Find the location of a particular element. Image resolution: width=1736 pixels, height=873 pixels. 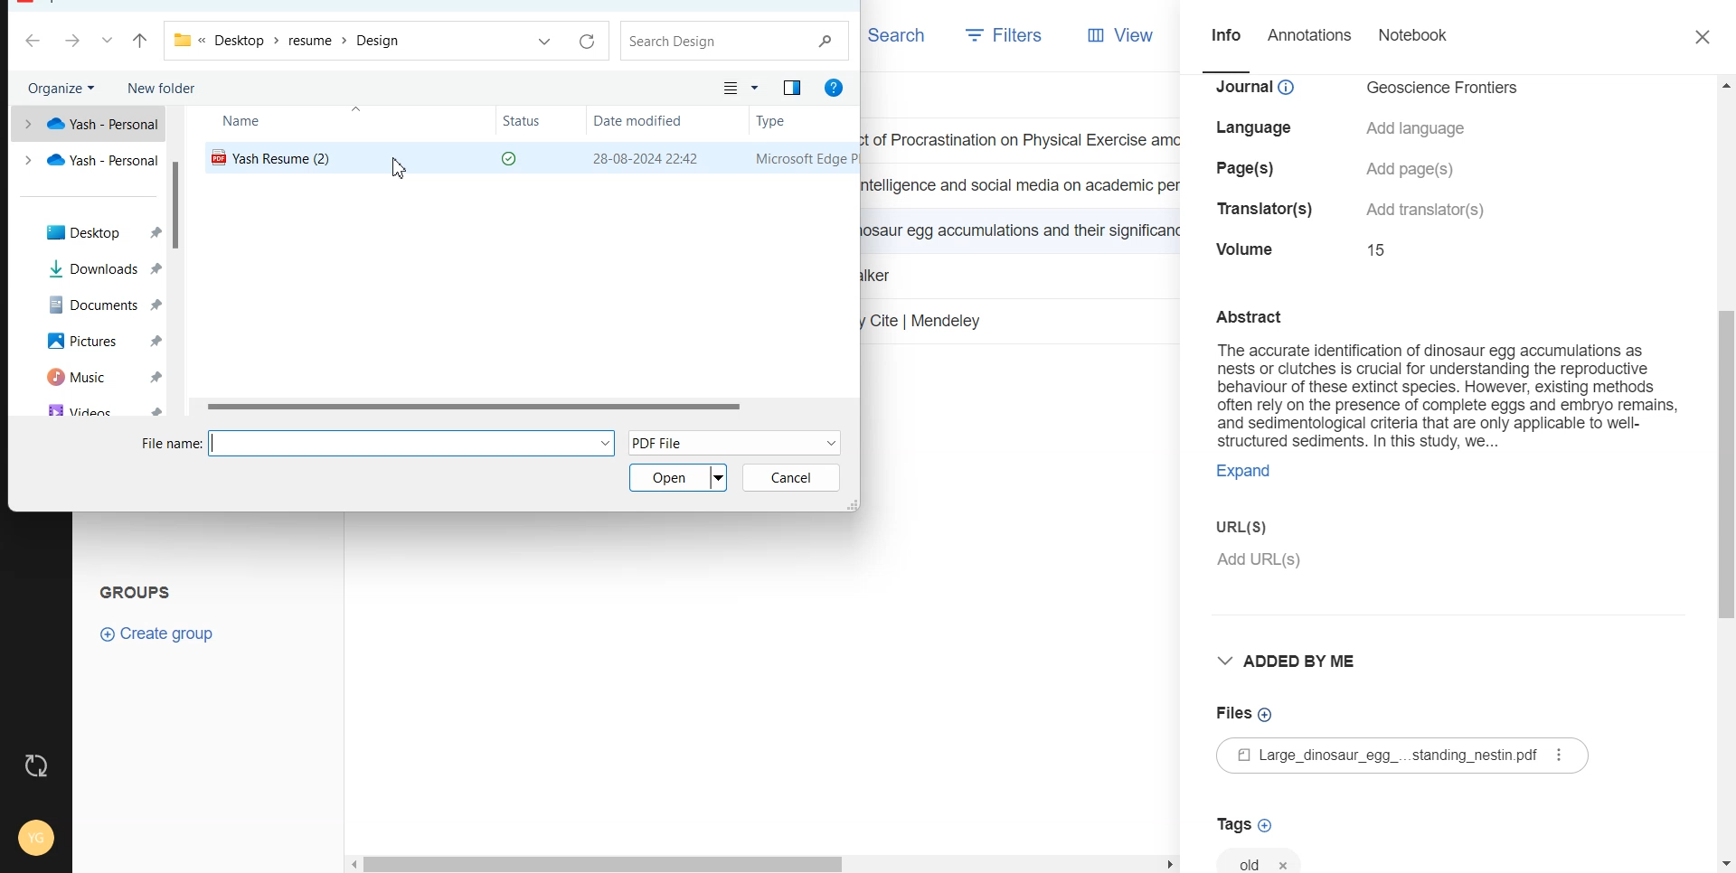

Date modified is located at coordinates (642, 123).